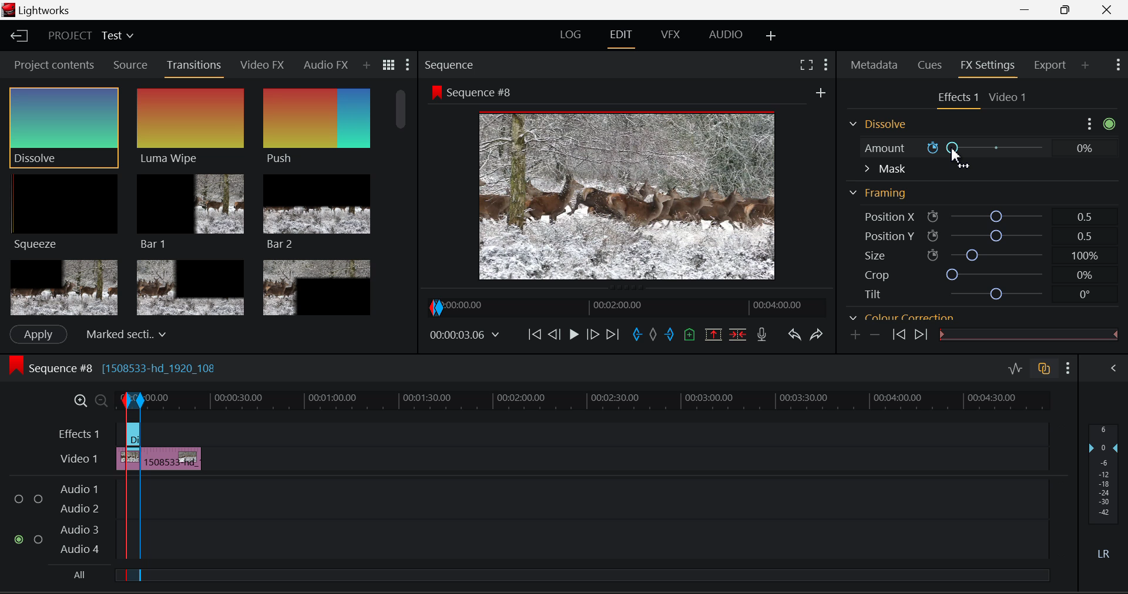 The image size is (1128, 594). I want to click on Add Panel, so click(1085, 66).